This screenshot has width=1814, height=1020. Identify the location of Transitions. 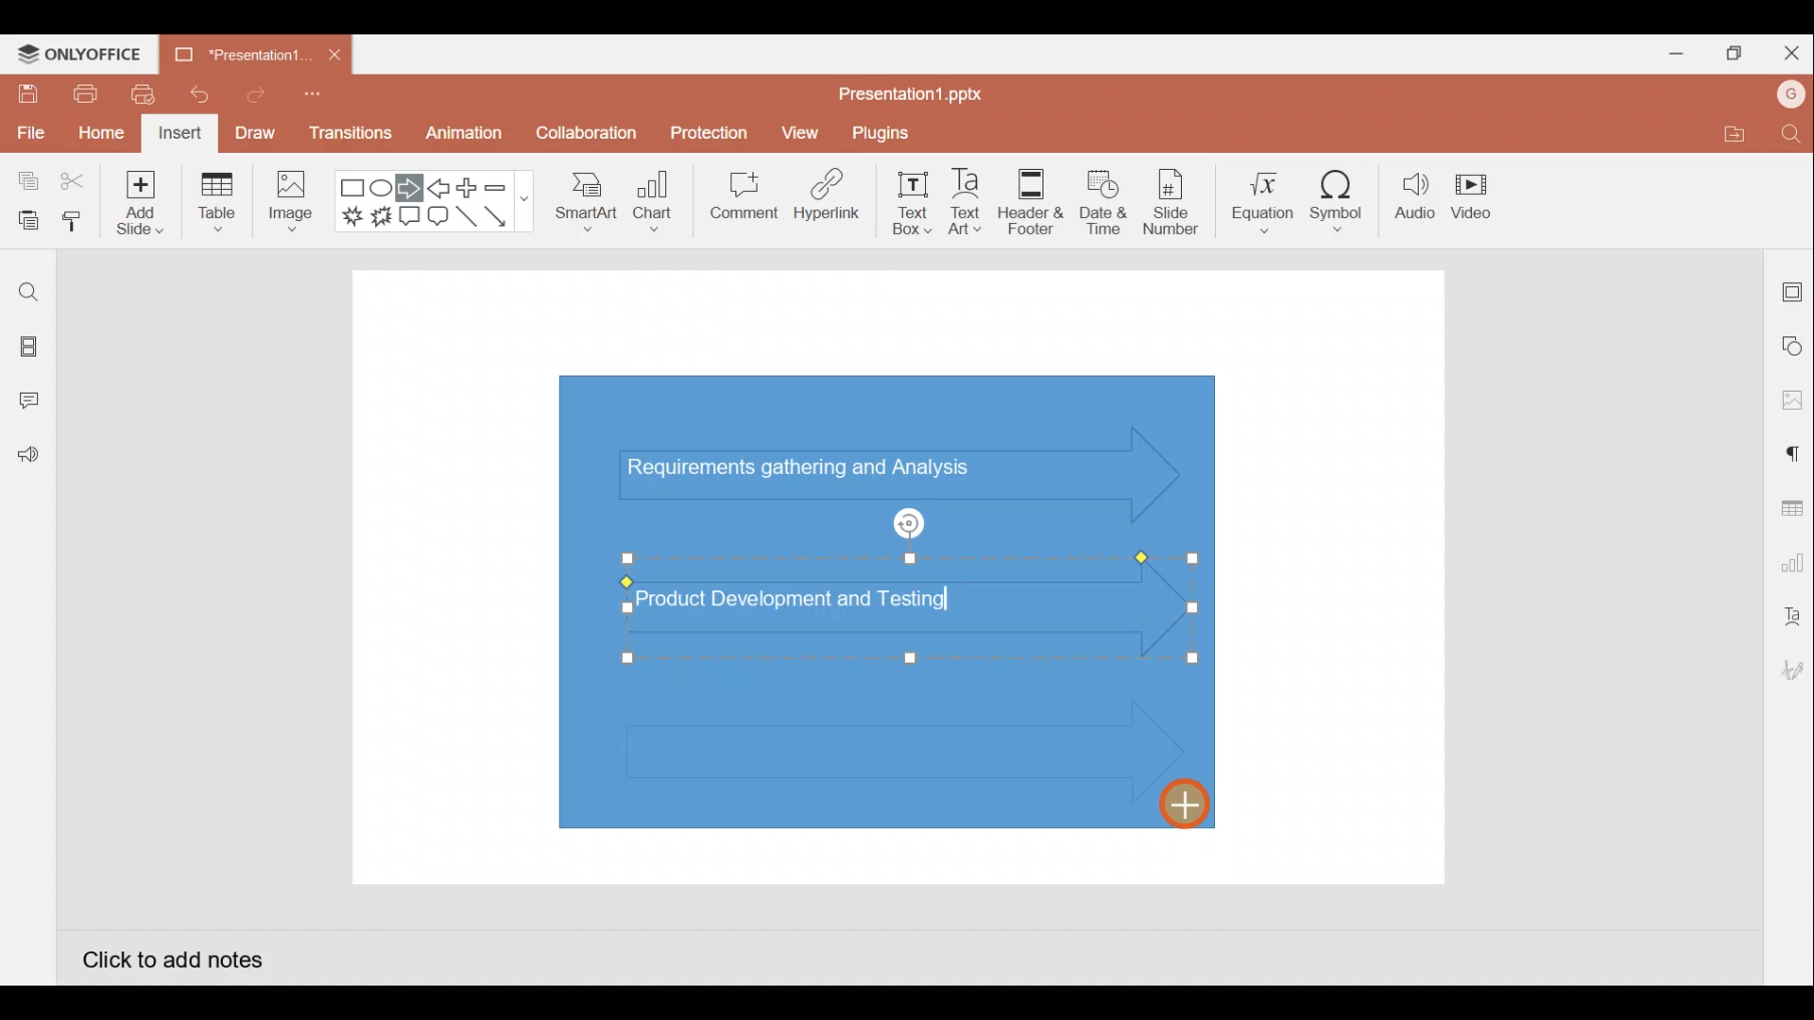
(351, 138).